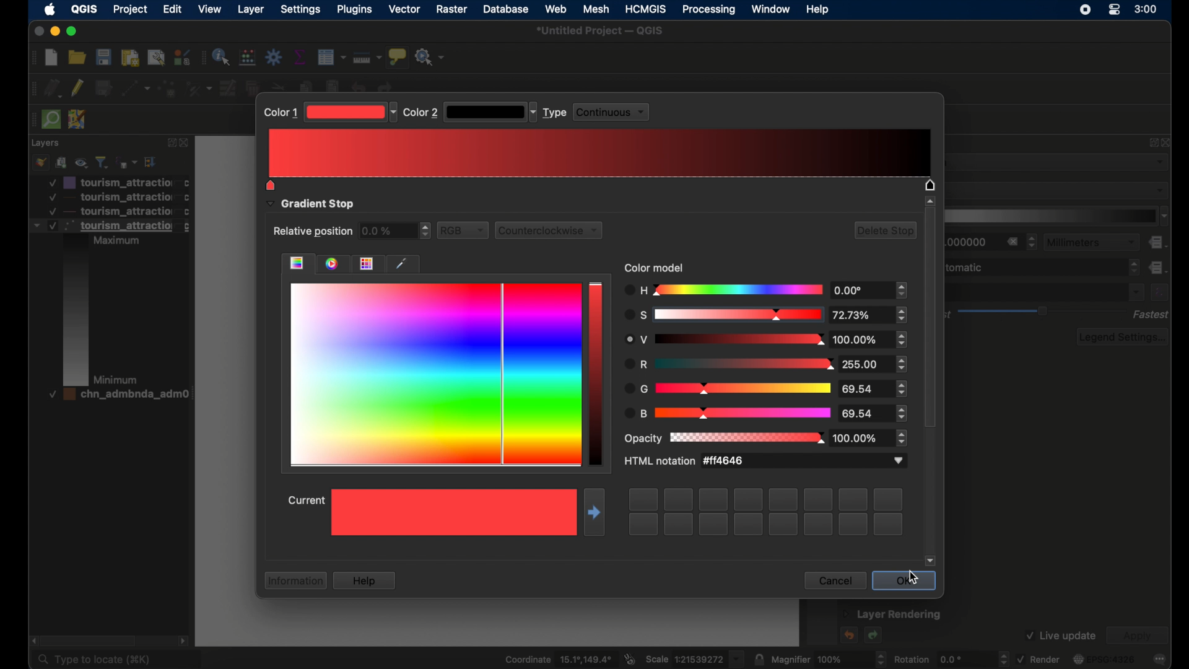 This screenshot has width=1189, height=669. Describe the element at coordinates (103, 88) in the screenshot. I see `save edits` at that location.